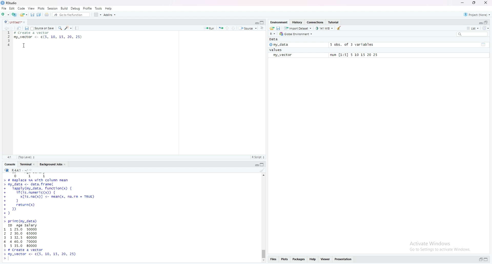 Image resolution: width=492 pixels, height=264 pixels. Describe the element at coordinates (279, 28) in the screenshot. I see `save workspace` at that location.